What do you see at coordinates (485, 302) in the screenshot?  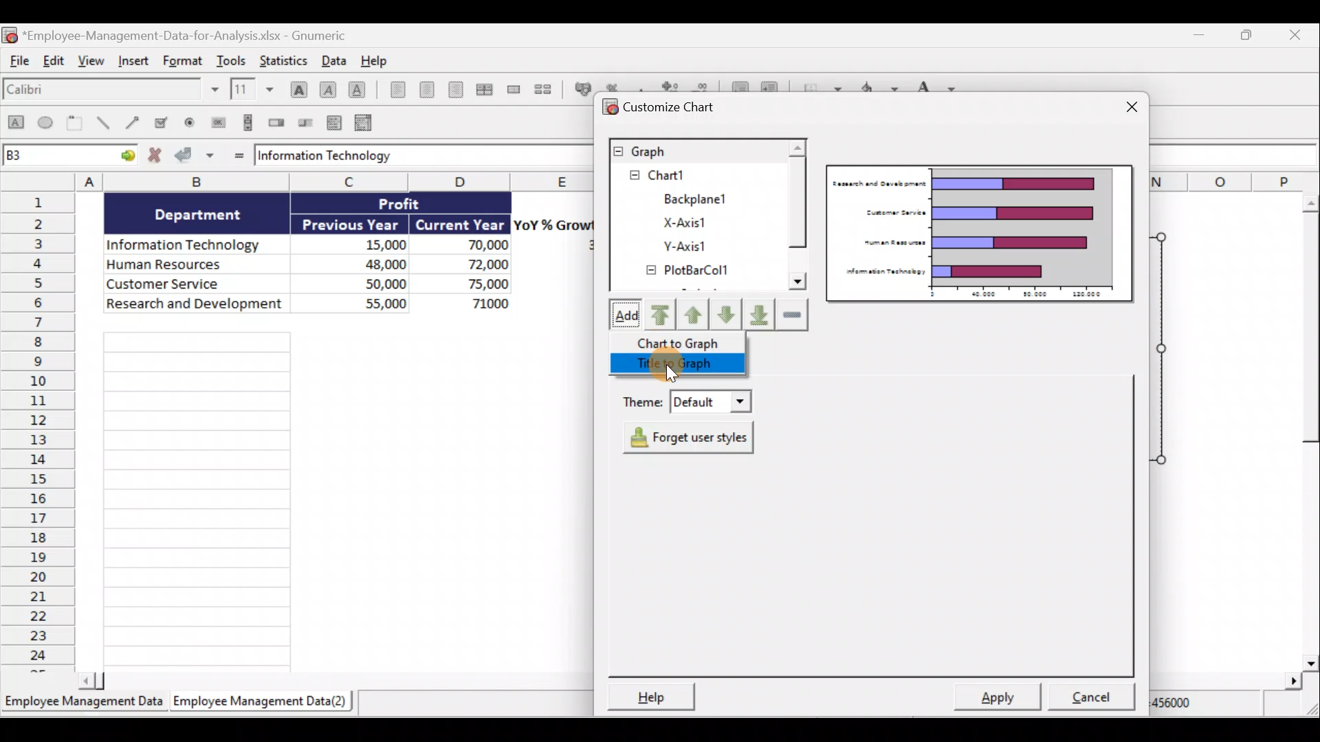 I see `71000` at bounding box center [485, 302].